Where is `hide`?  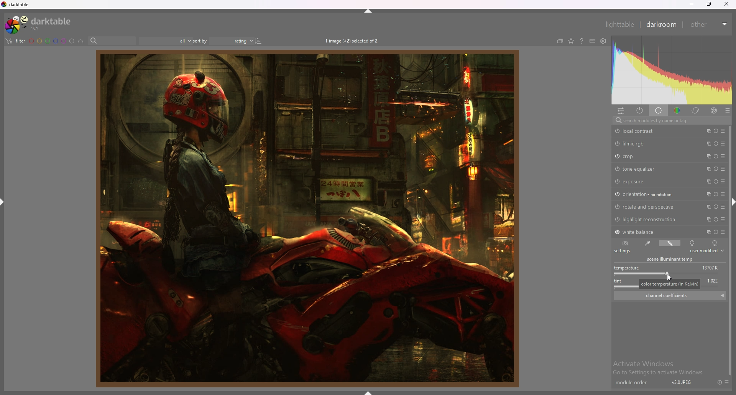
hide is located at coordinates (368, 11).